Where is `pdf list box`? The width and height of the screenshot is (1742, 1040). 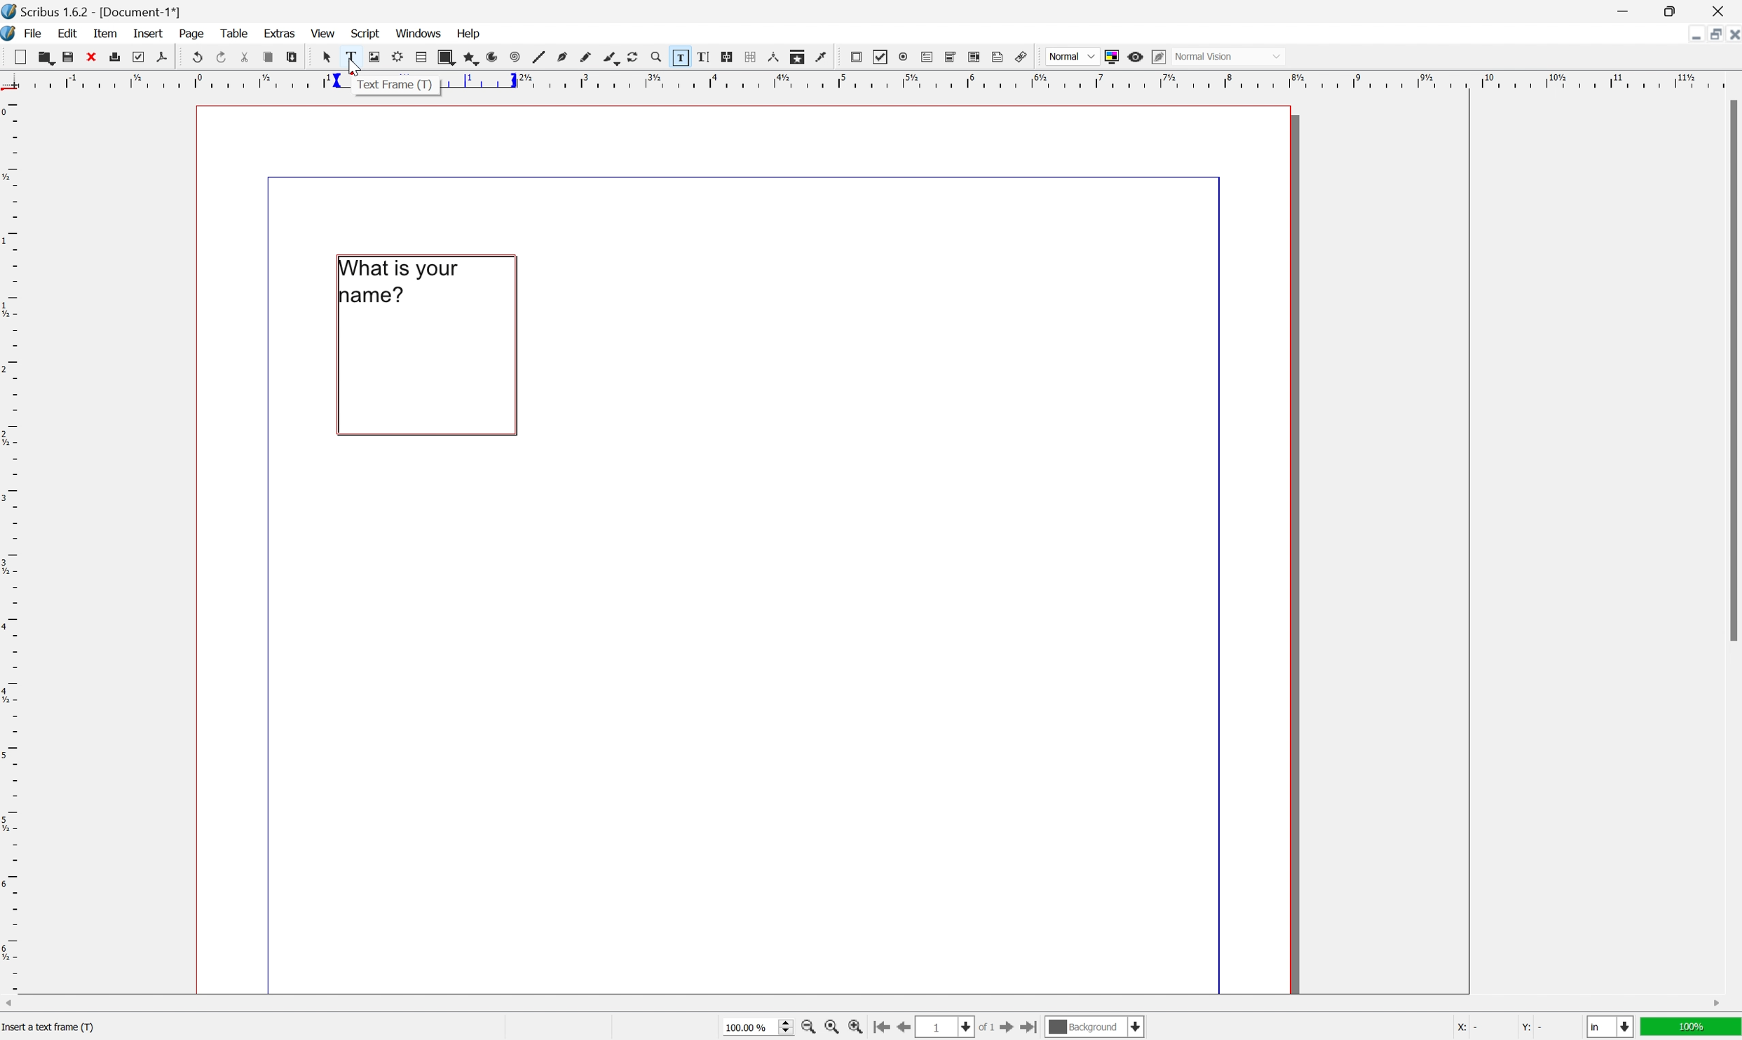
pdf list box is located at coordinates (974, 56).